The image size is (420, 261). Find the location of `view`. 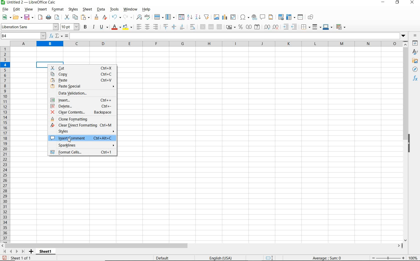

view is located at coordinates (29, 10).